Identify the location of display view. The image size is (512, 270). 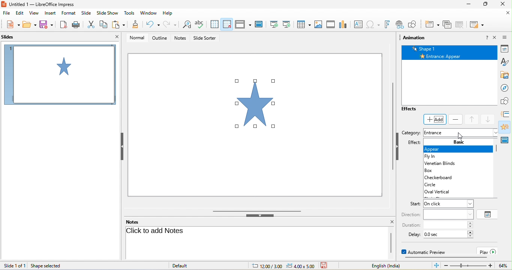
(242, 24).